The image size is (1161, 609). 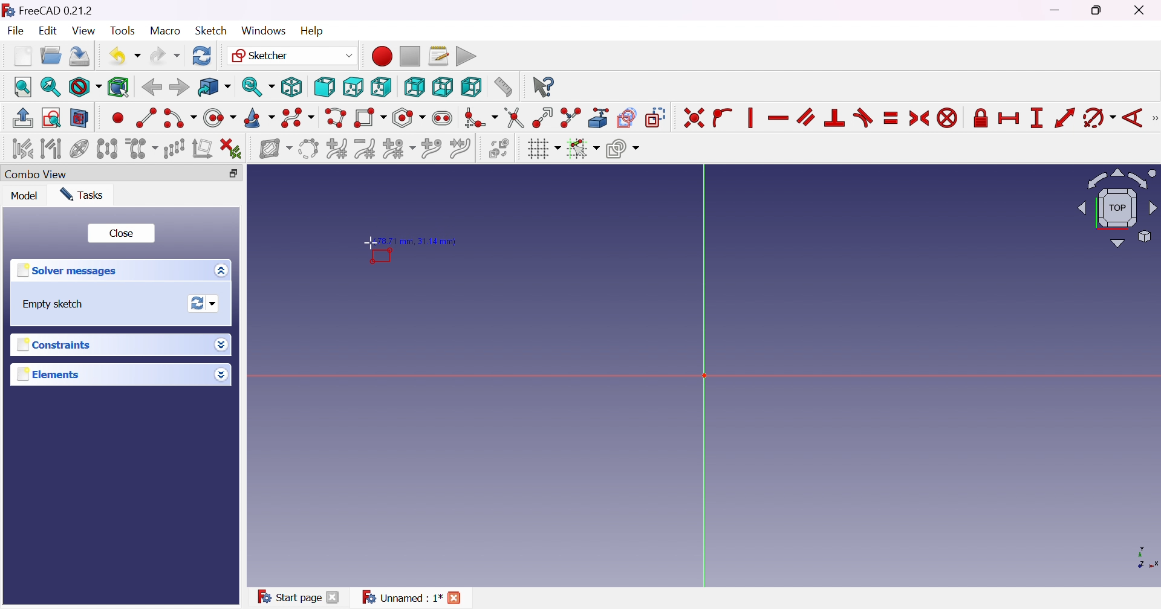 What do you see at coordinates (807, 117) in the screenshot?
I see `Constrain parallel` at bounding box center [807, 117].